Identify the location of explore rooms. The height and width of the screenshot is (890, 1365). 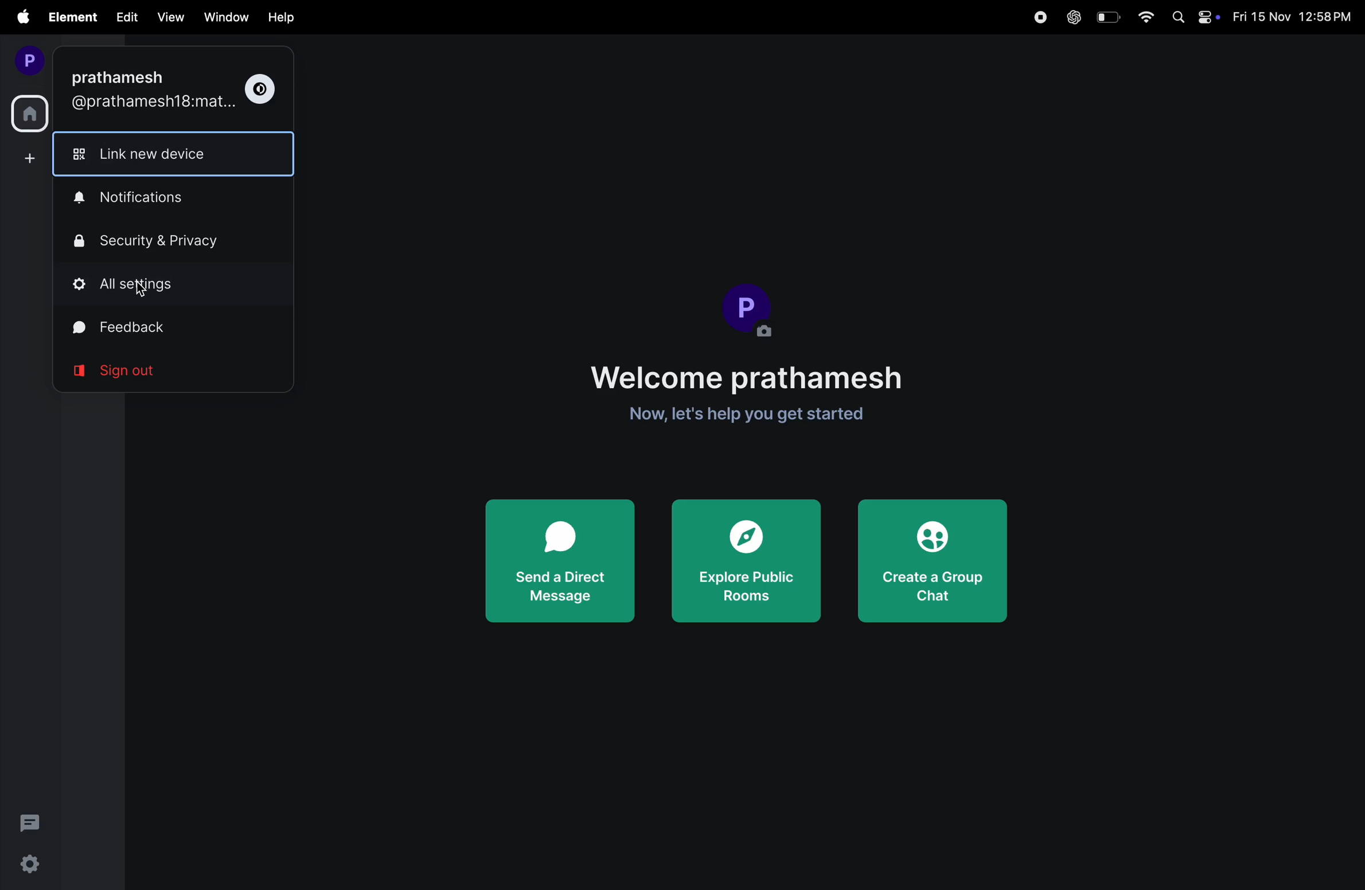
(746, 561).